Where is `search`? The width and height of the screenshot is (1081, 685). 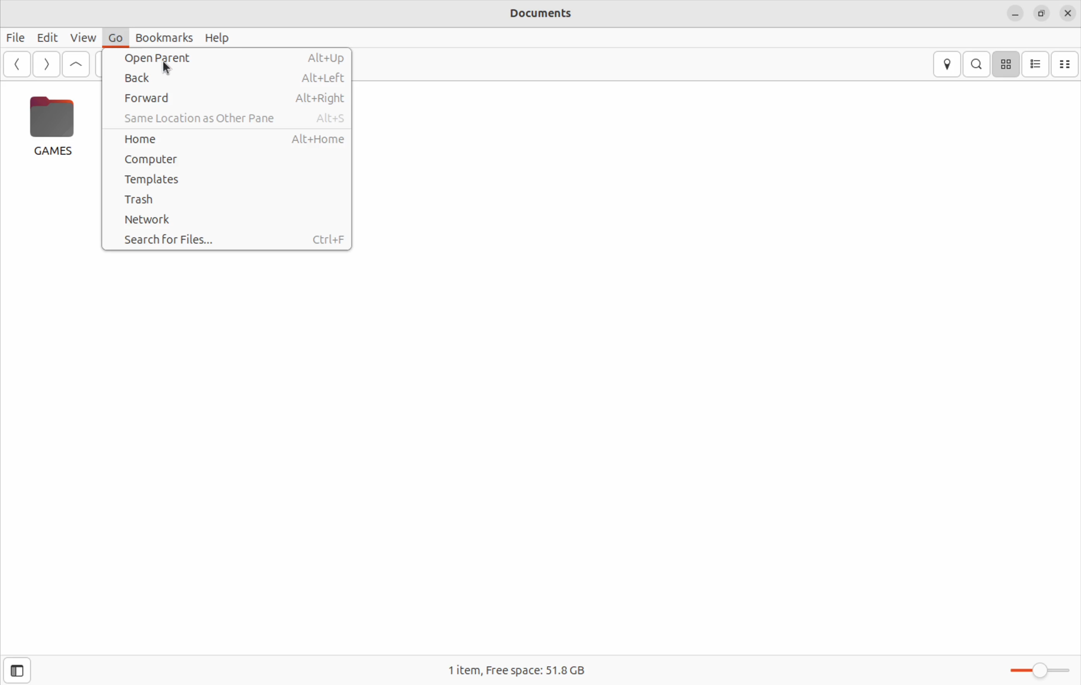
search is located at coordinates (977, 65).